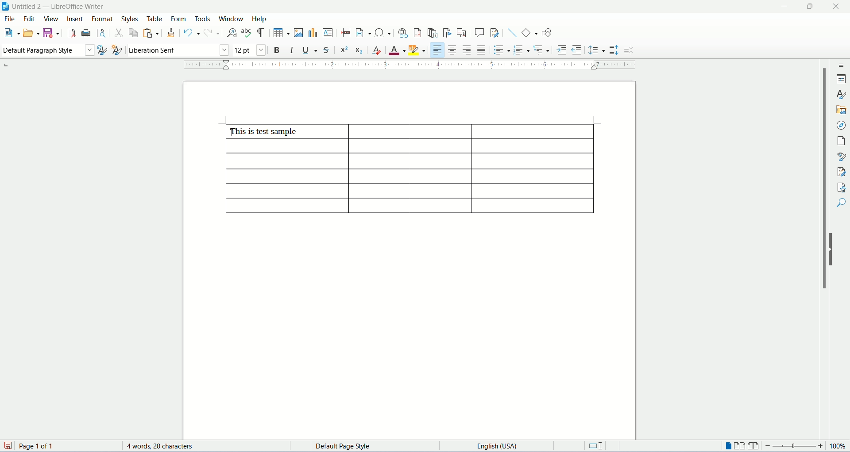  I want to click on format, so click(104, 19).